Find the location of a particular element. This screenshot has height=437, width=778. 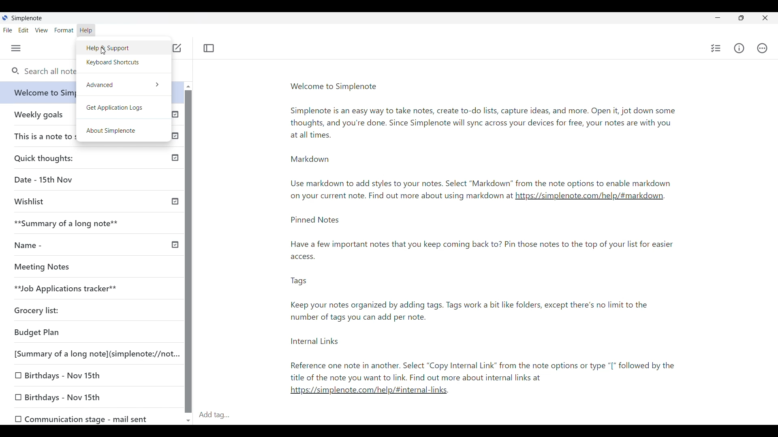

Date - 15th Nov is located at coordinates (37, 180).